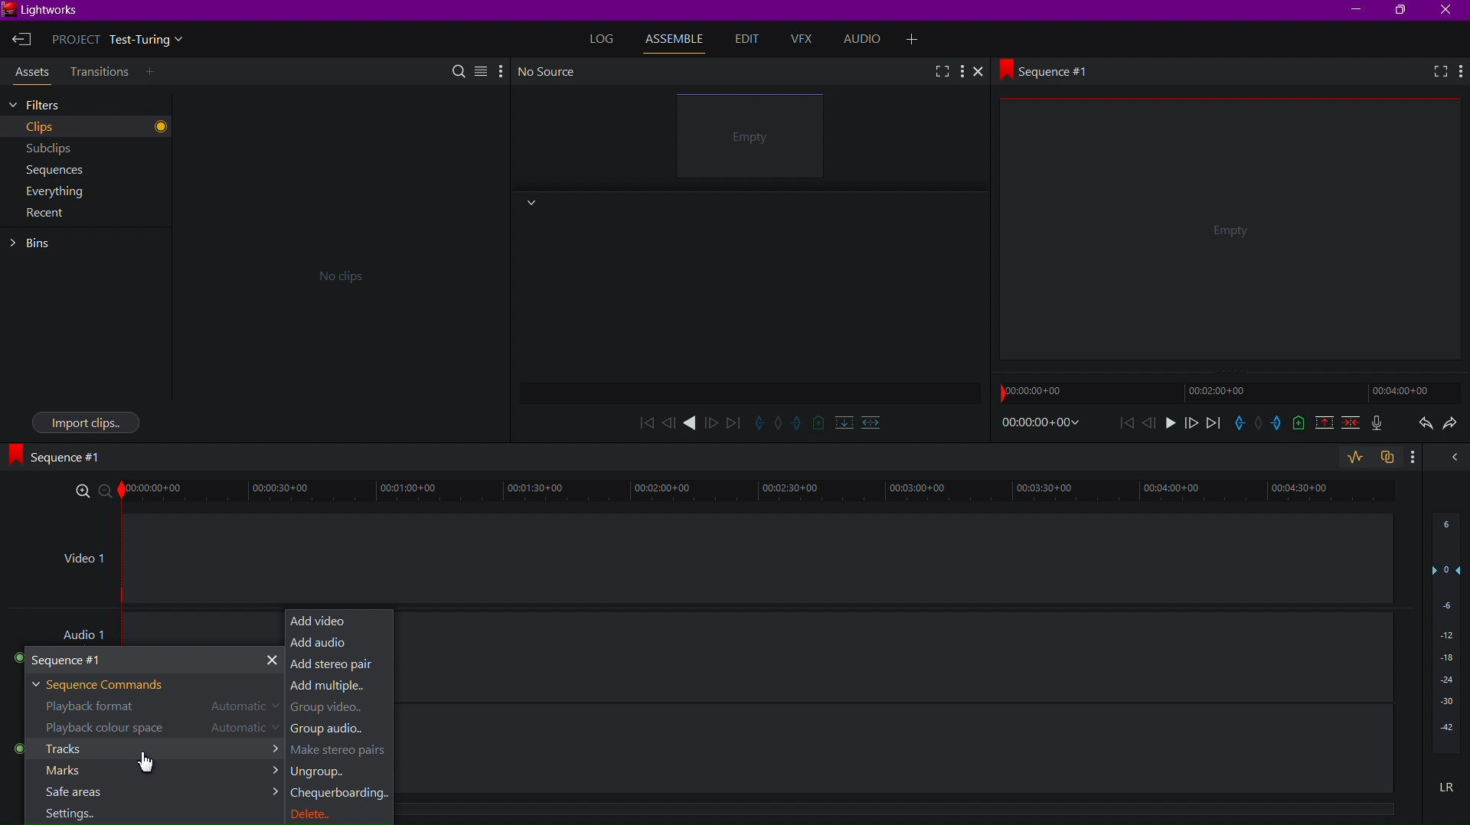  Describe the element at coordinates (480, 69) in the screenshot. I see `List` at that location.